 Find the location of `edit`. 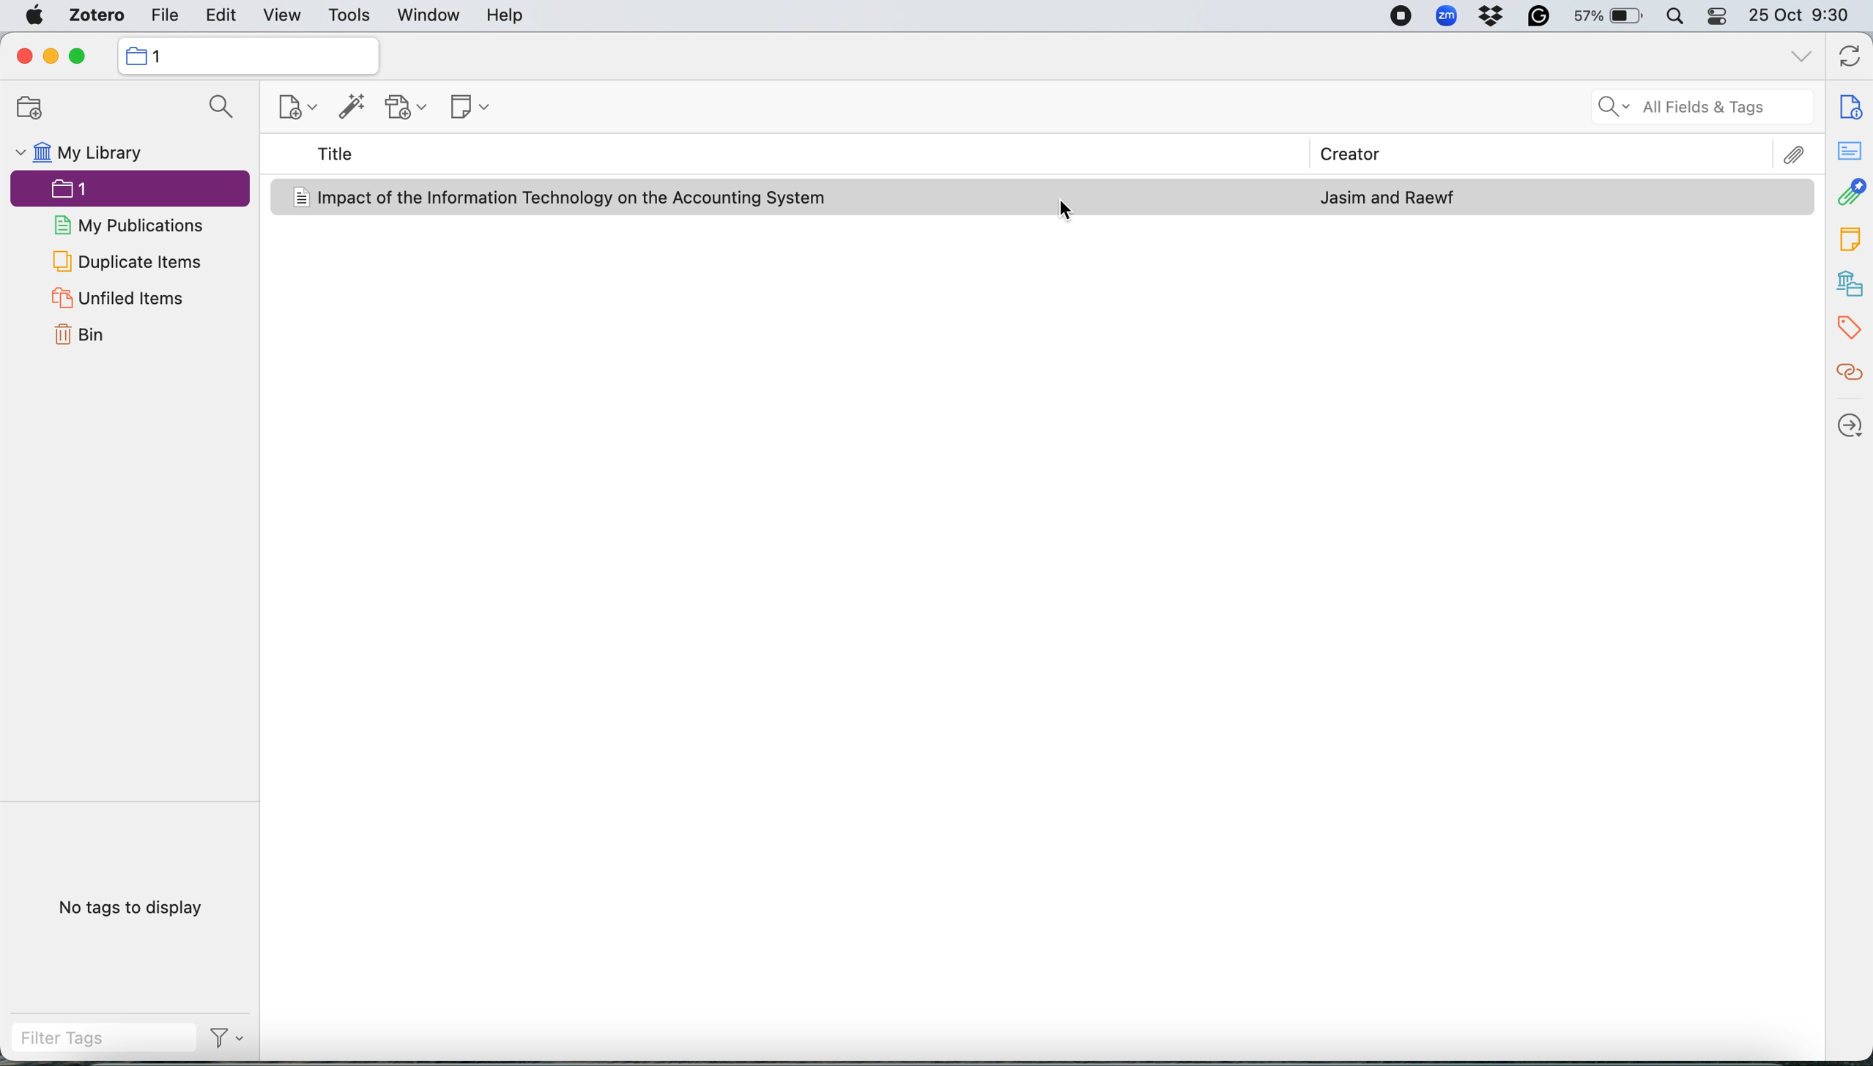

edit is located at coordinates (219, 13).